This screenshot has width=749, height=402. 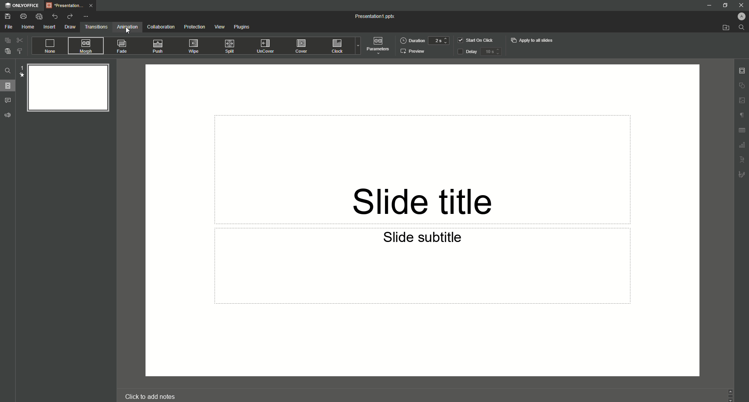 I want to click on Home, so click(x=28, y=27).